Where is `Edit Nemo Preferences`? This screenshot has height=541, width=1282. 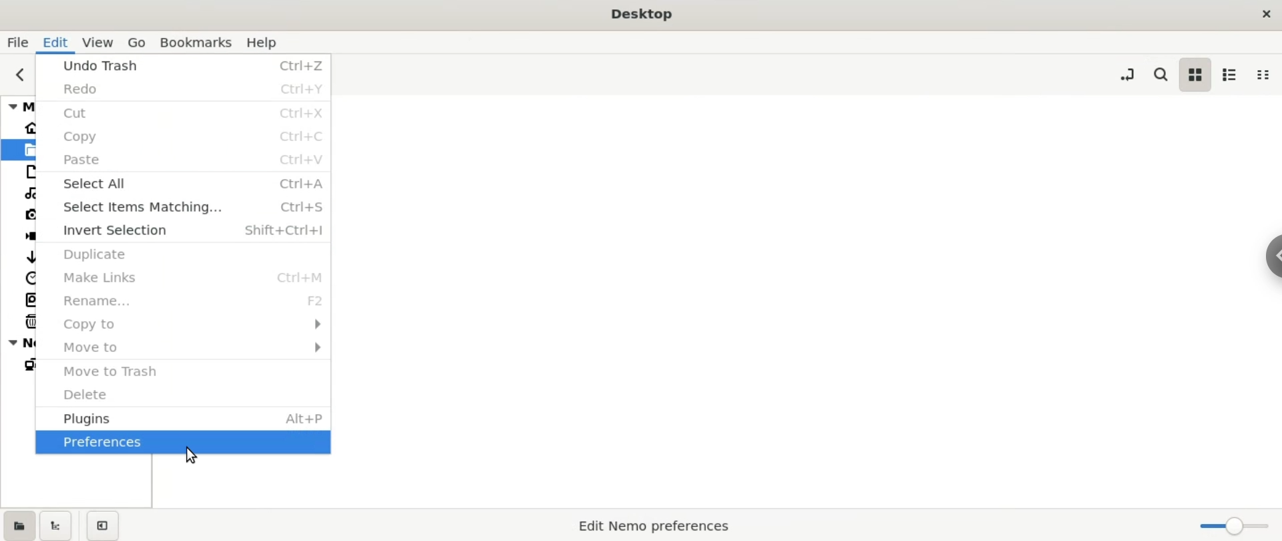
Edit Nemo Preferences is located at coordinates (662, 527).